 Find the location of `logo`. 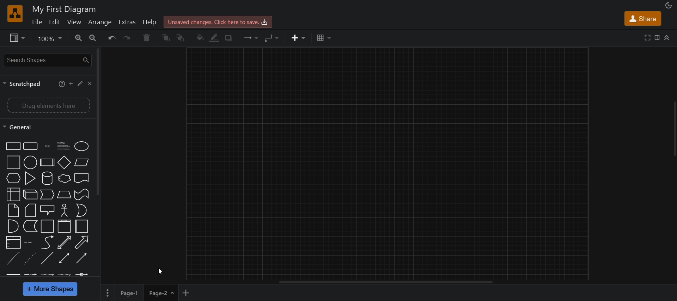

logo is located at coordinates (15, 14).